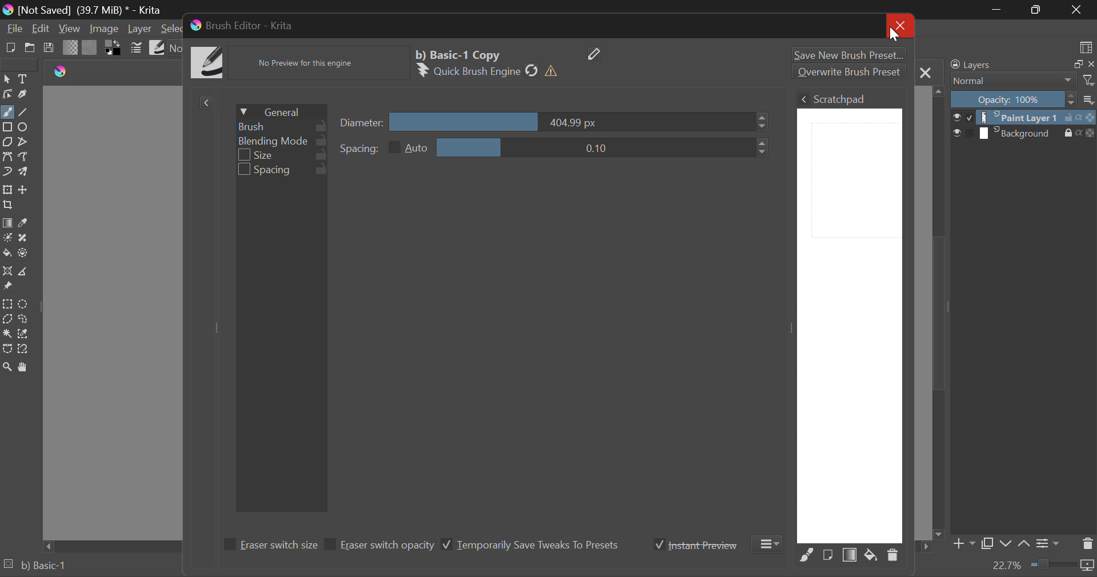 Image resolution: width=1097 pixels, height=577 pixels. Describe the element at coordinates (140, 30) in the screenshot. I see `Layer` at that location.